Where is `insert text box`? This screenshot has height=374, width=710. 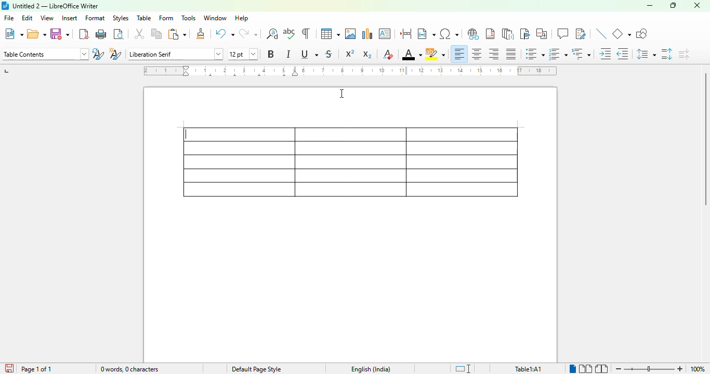
insert text box is located at coordinates (385, 33).